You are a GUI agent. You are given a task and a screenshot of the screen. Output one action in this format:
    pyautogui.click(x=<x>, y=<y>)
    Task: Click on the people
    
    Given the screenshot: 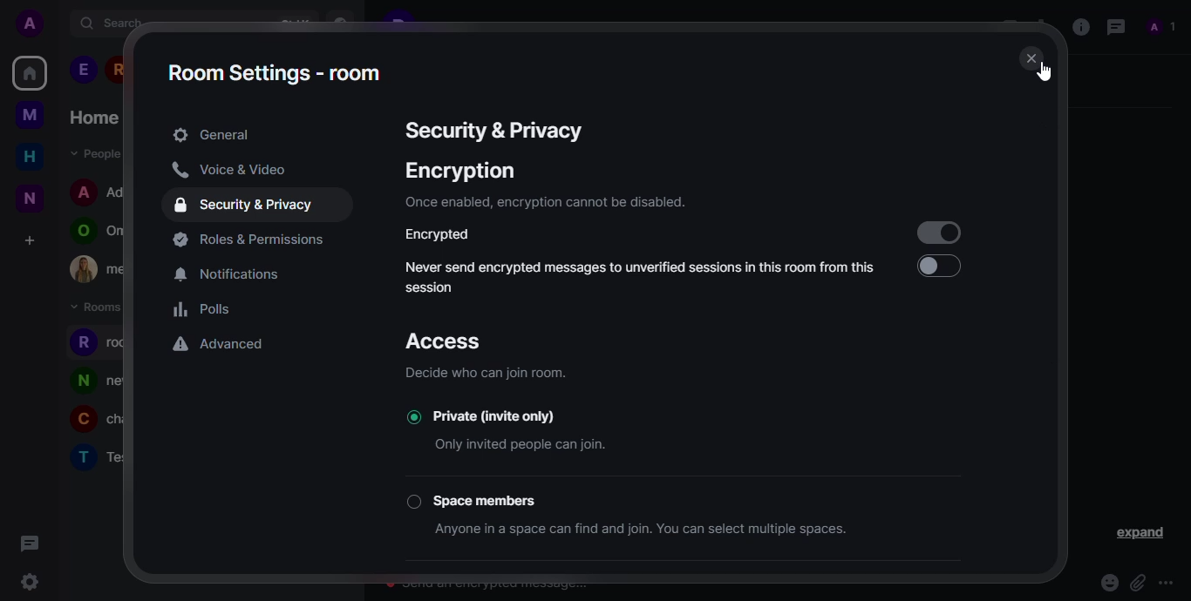 What is the action you would take?
    pyautogui.click(x=92, y=152)
    